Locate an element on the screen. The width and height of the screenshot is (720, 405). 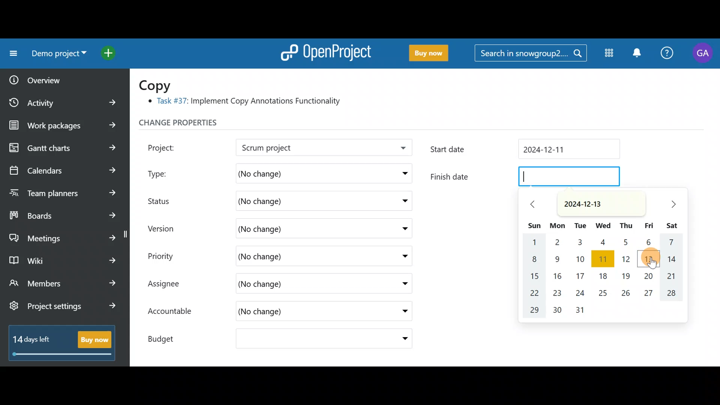
Calendars is located at coordinates (62, 167).